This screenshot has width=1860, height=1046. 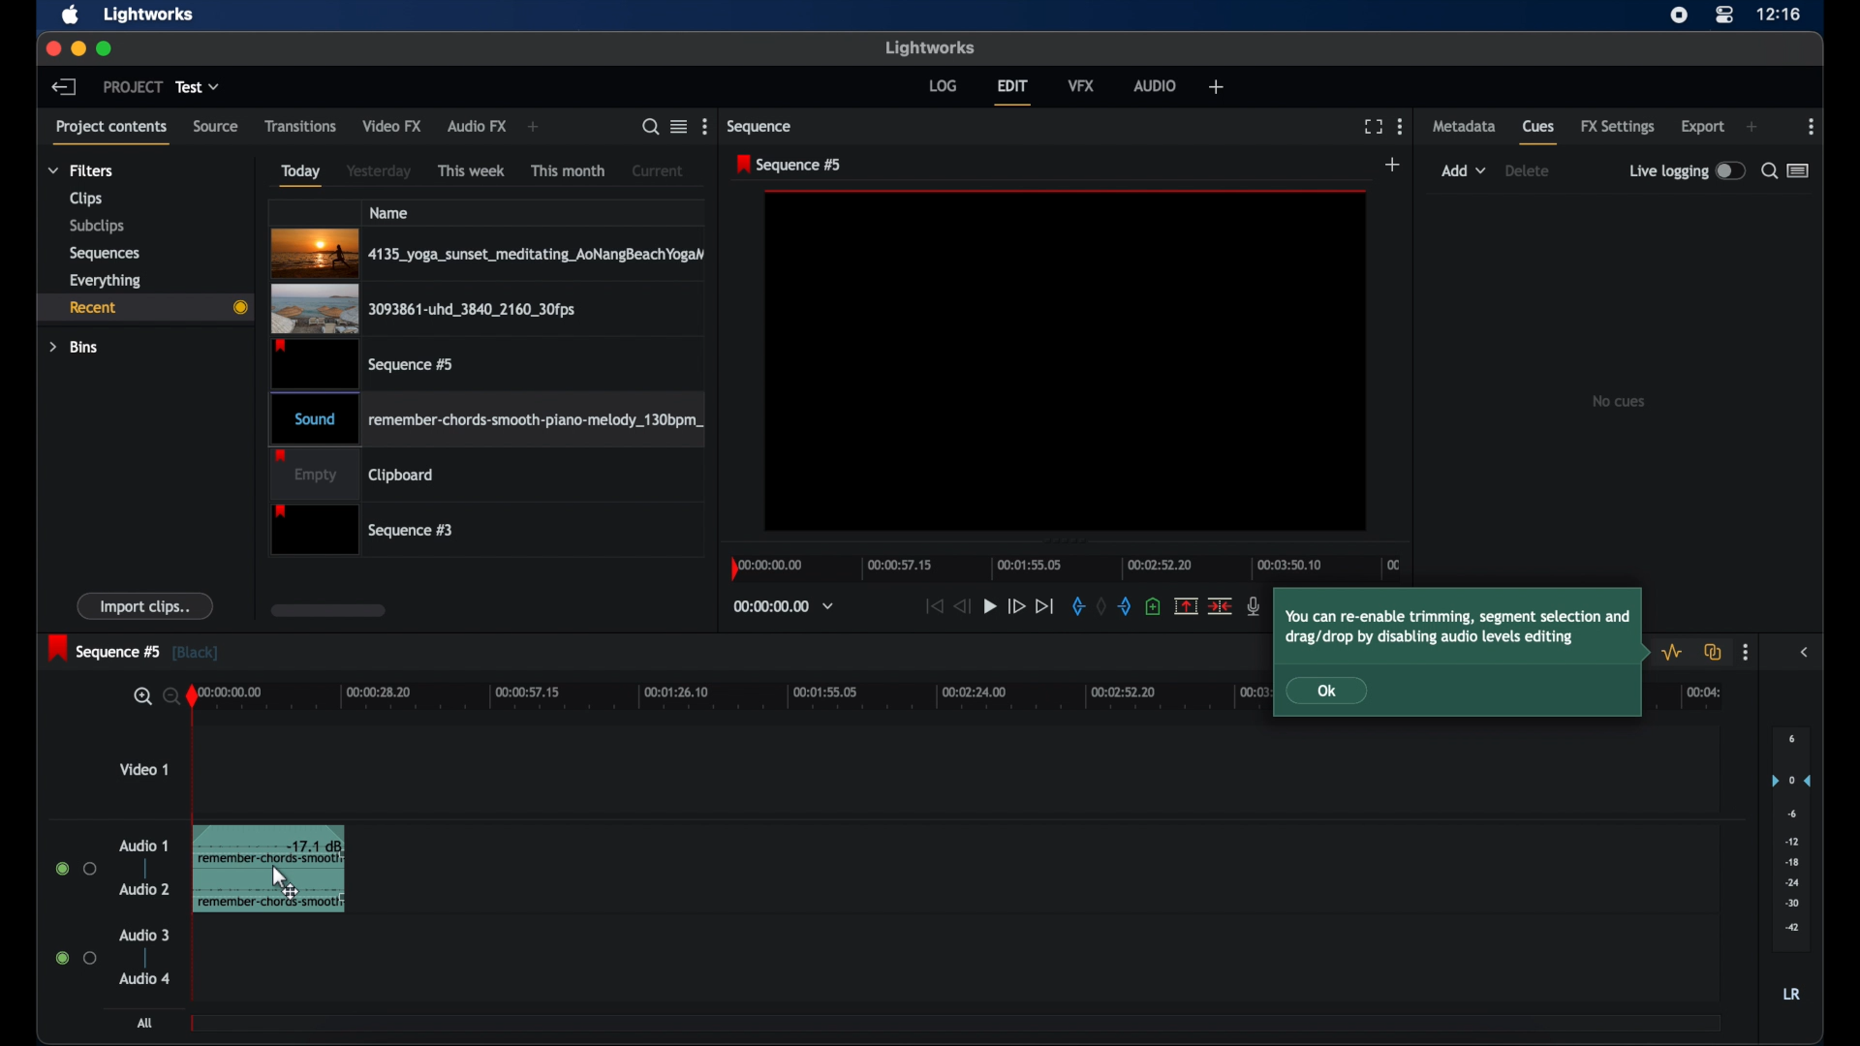 What do you see at coordinates (389, 212) in the screenshot?
I see `name` at bounding box center [389, 212].